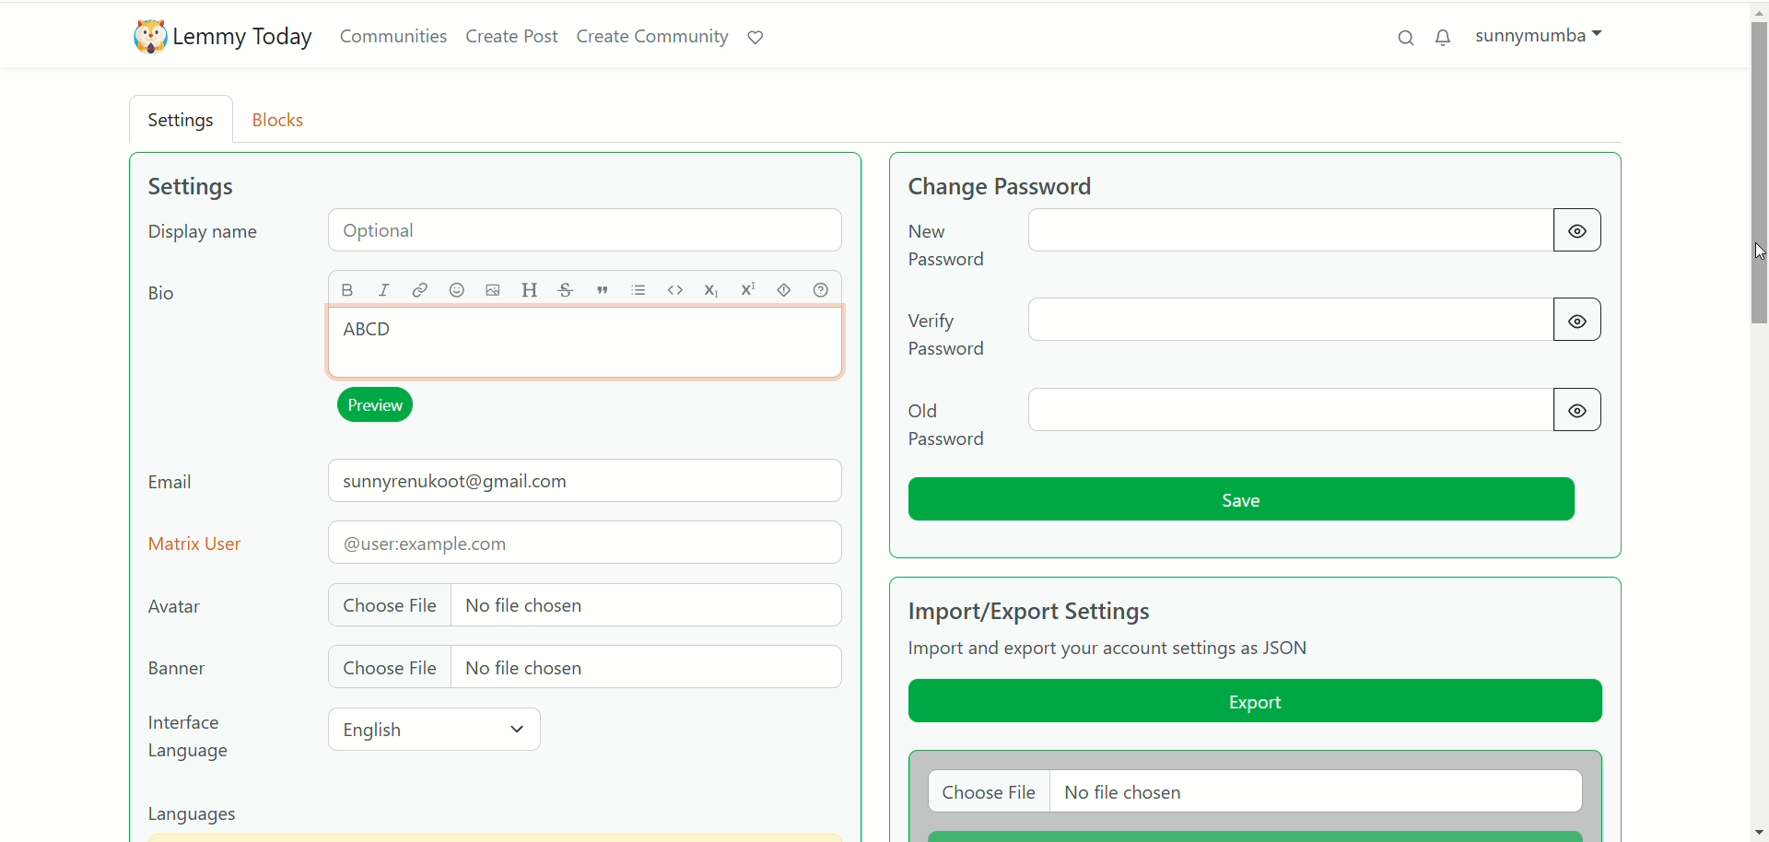 The height and width of the screenshot is (842, 1769). I want to click on change password, so click(1035, 184).